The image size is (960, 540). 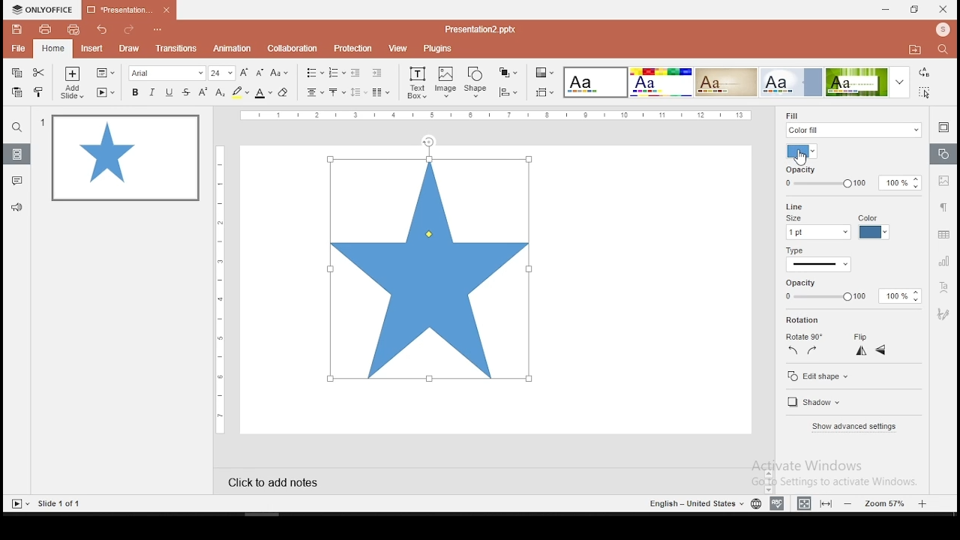 What do you see at coordinates (817, 376) in the screenshot?
I see `edit shape` at bounding box center [817, 376].